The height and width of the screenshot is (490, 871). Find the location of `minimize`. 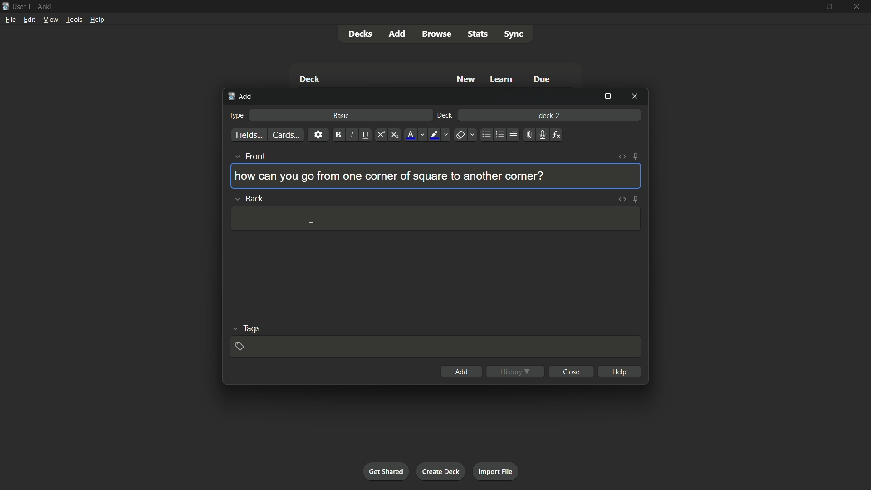

minimize is located at coordinates (584, 97).